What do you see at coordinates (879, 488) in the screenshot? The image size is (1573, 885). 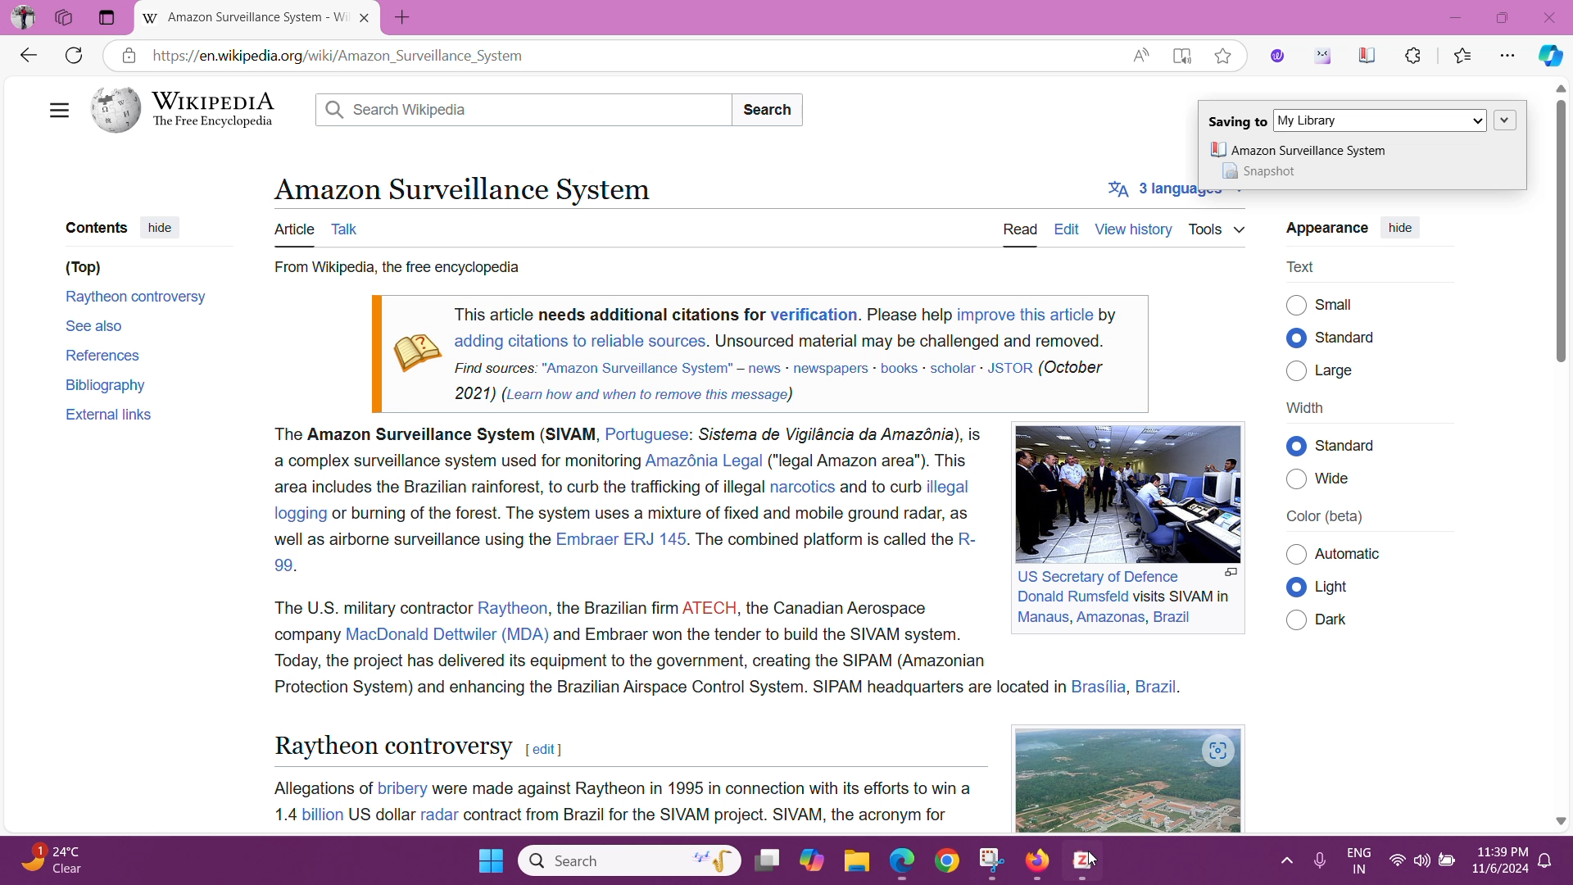 I see `and to curb` at bounding box center [879, 488].